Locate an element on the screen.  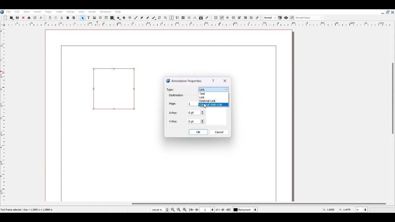
Zoom to 100% is located at coordinates (179, 209).